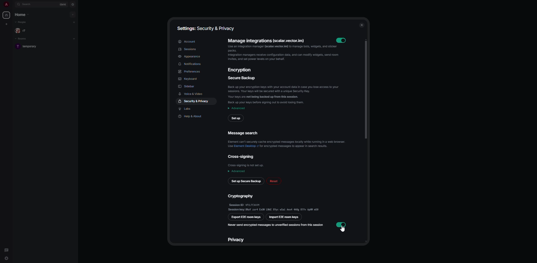  What do you see at coordinates (72, 15) in the screenshot?
I see `add` at bounding box center [72, 15].